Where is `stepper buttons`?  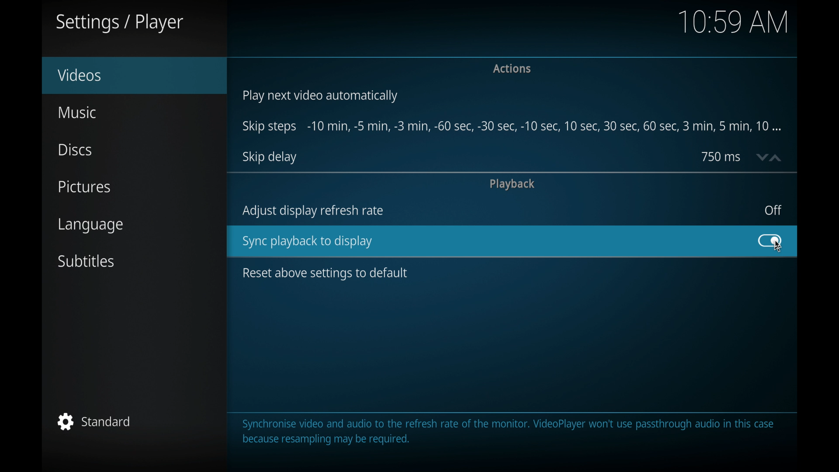 stepper buttons is located at coordinates (770, 157).